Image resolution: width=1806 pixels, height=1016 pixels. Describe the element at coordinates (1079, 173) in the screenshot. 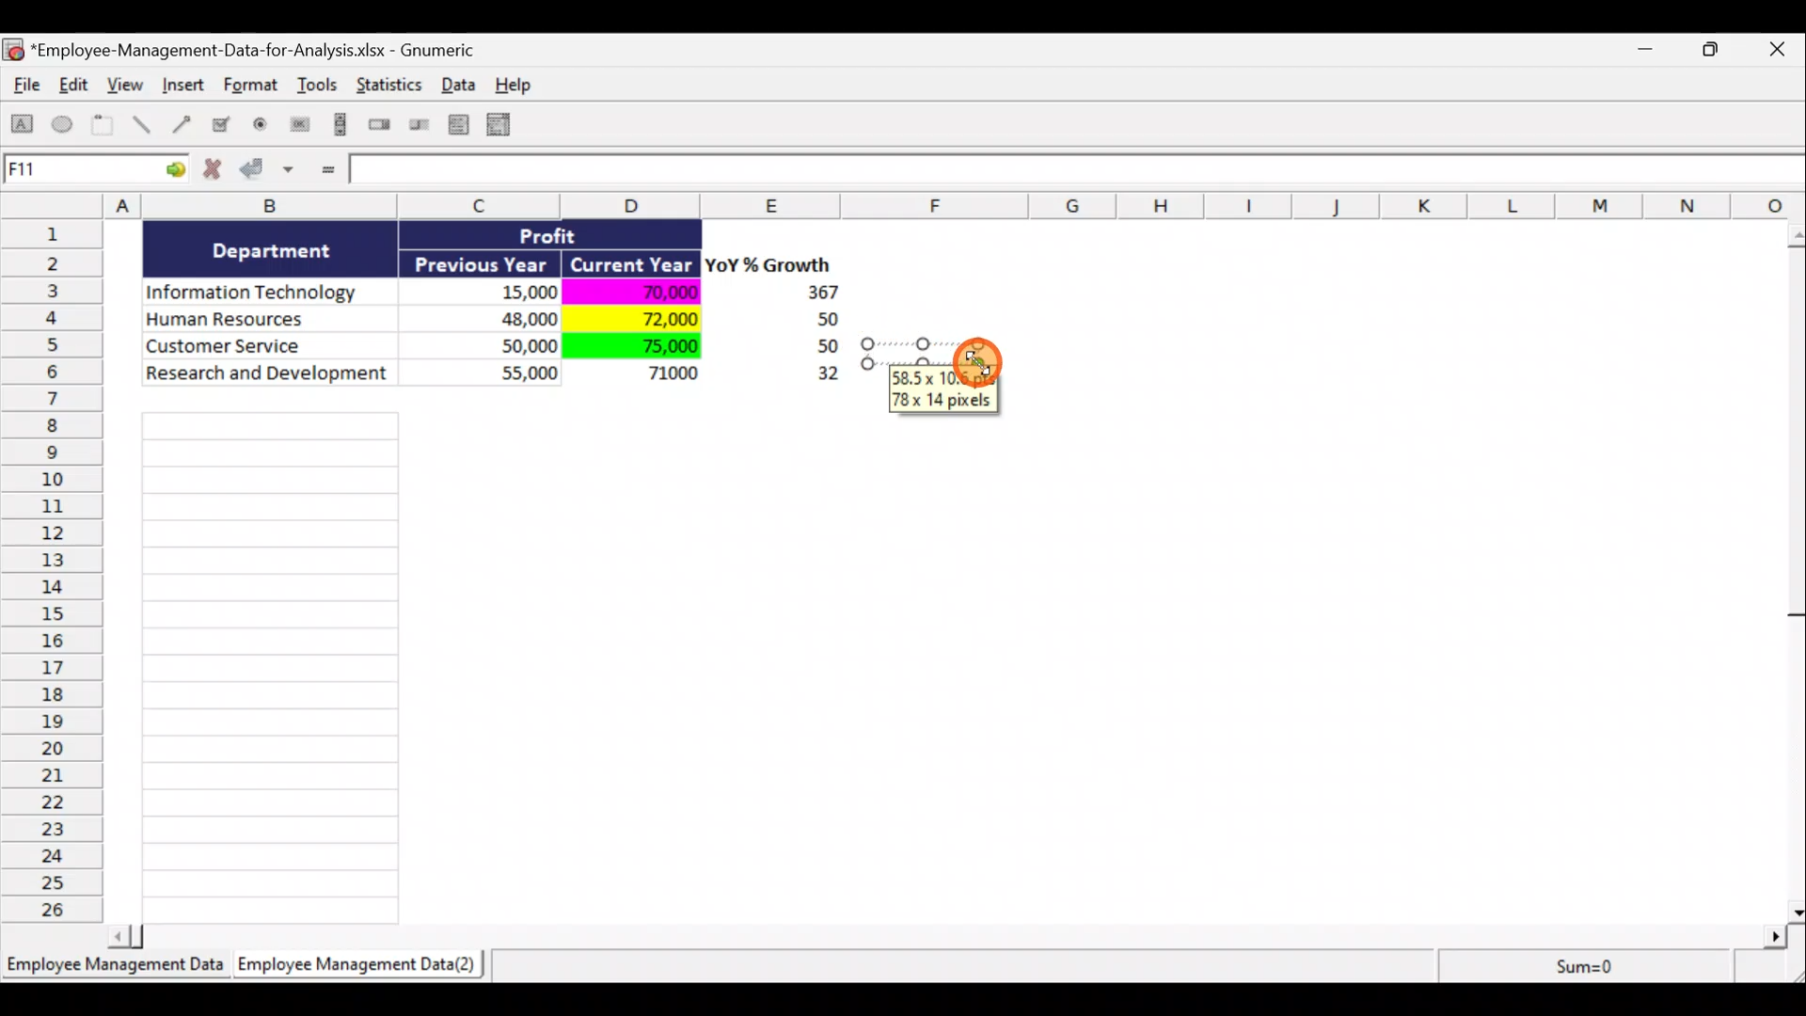

I see `Formula bar` at that location.